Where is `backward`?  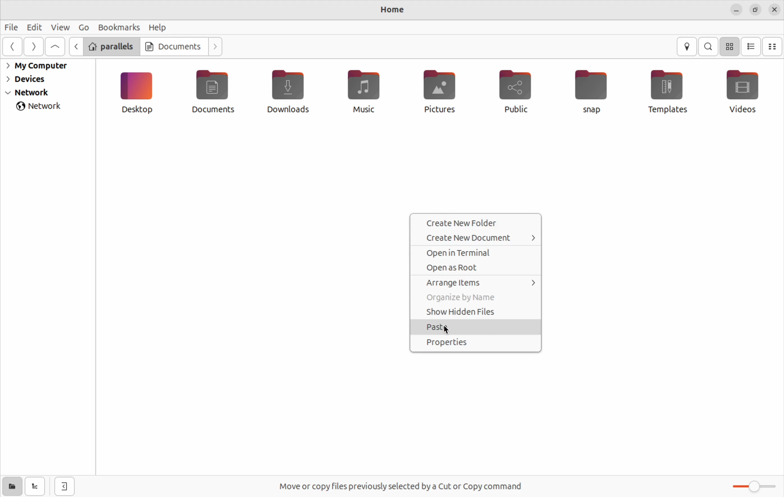
backward is located at coordinates (76, 46).